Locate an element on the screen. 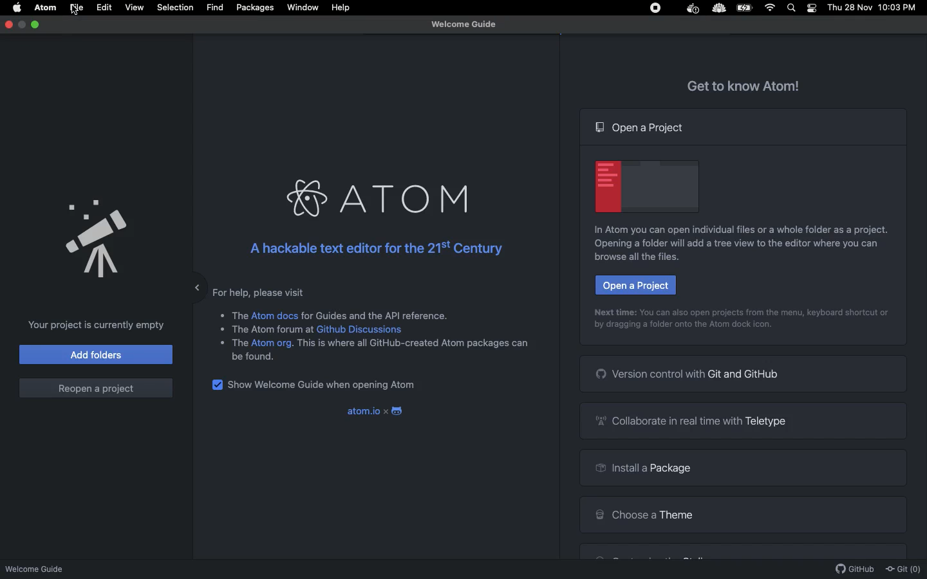 This screenshot has width=927, height=579. Your project is currently empty is located at coordinates (93, 325).